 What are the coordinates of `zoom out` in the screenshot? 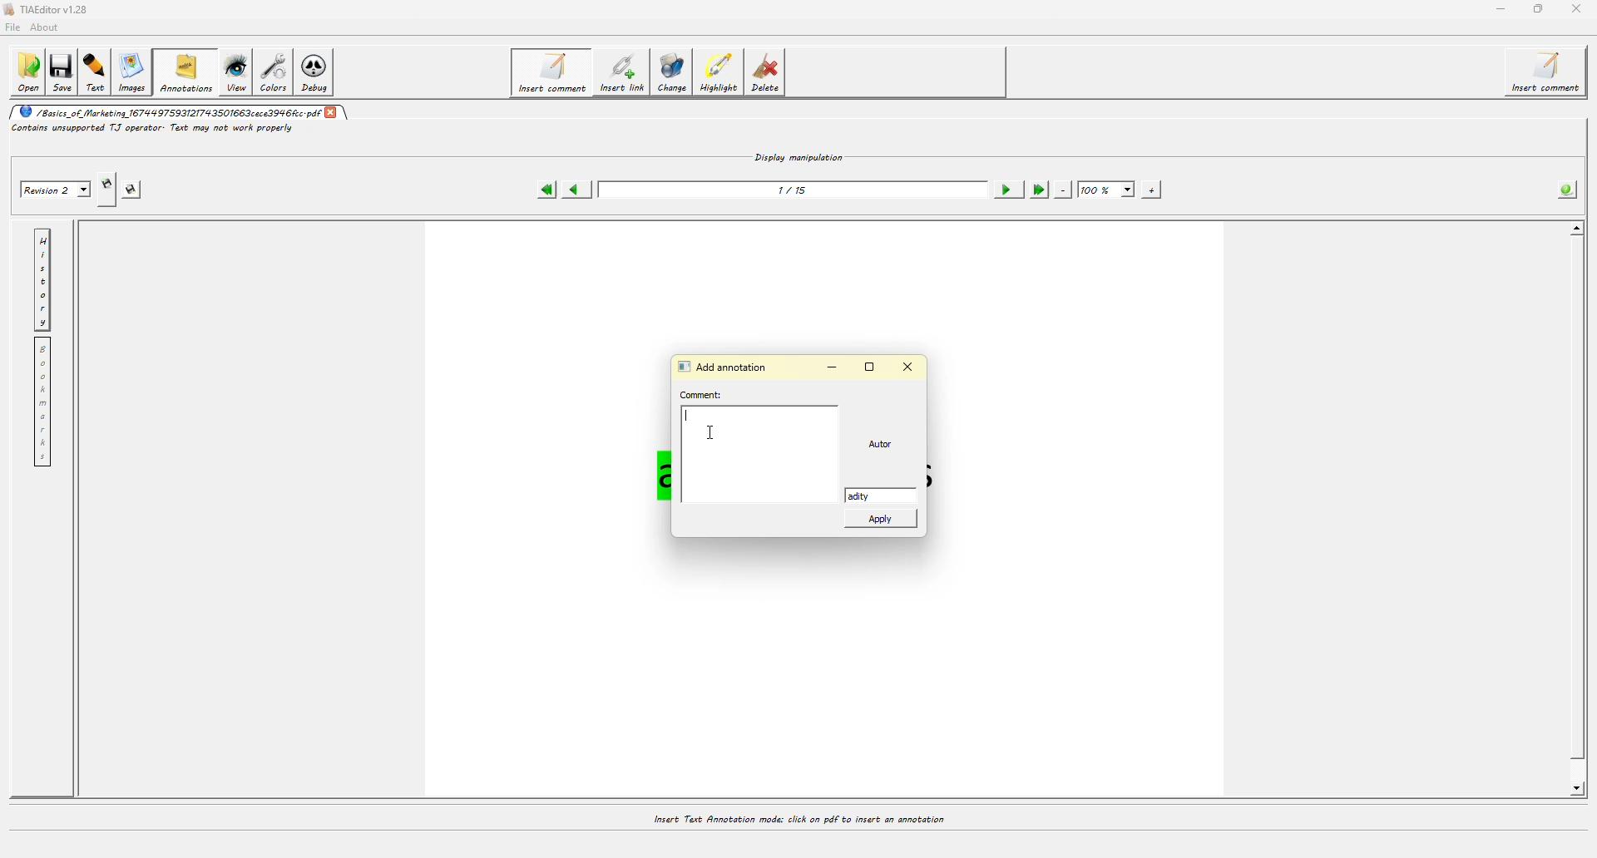 It's located at (1063, 190).